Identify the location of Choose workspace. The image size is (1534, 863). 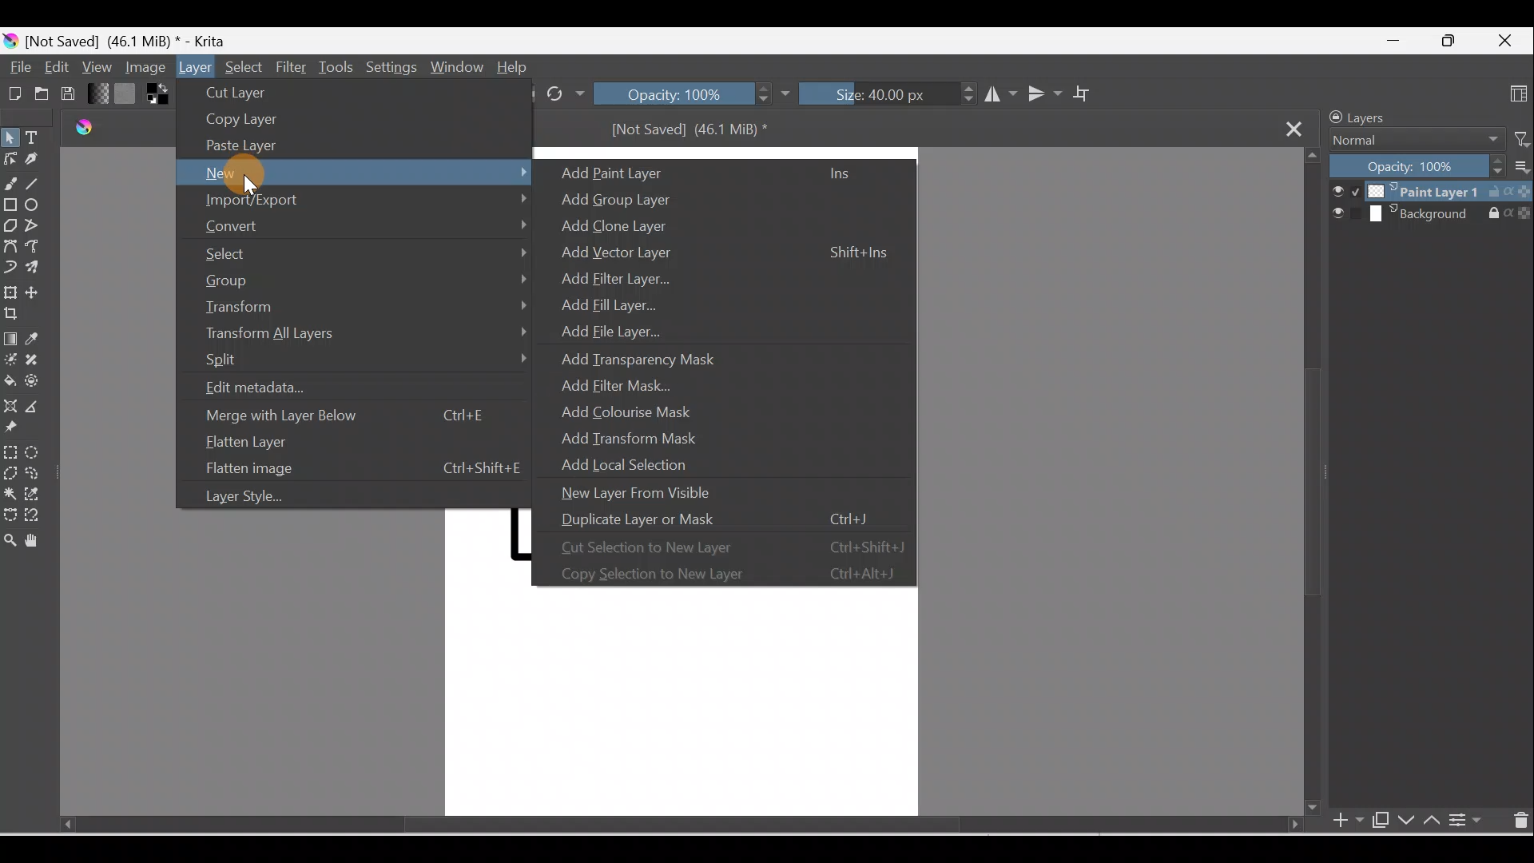
(1516, 94).